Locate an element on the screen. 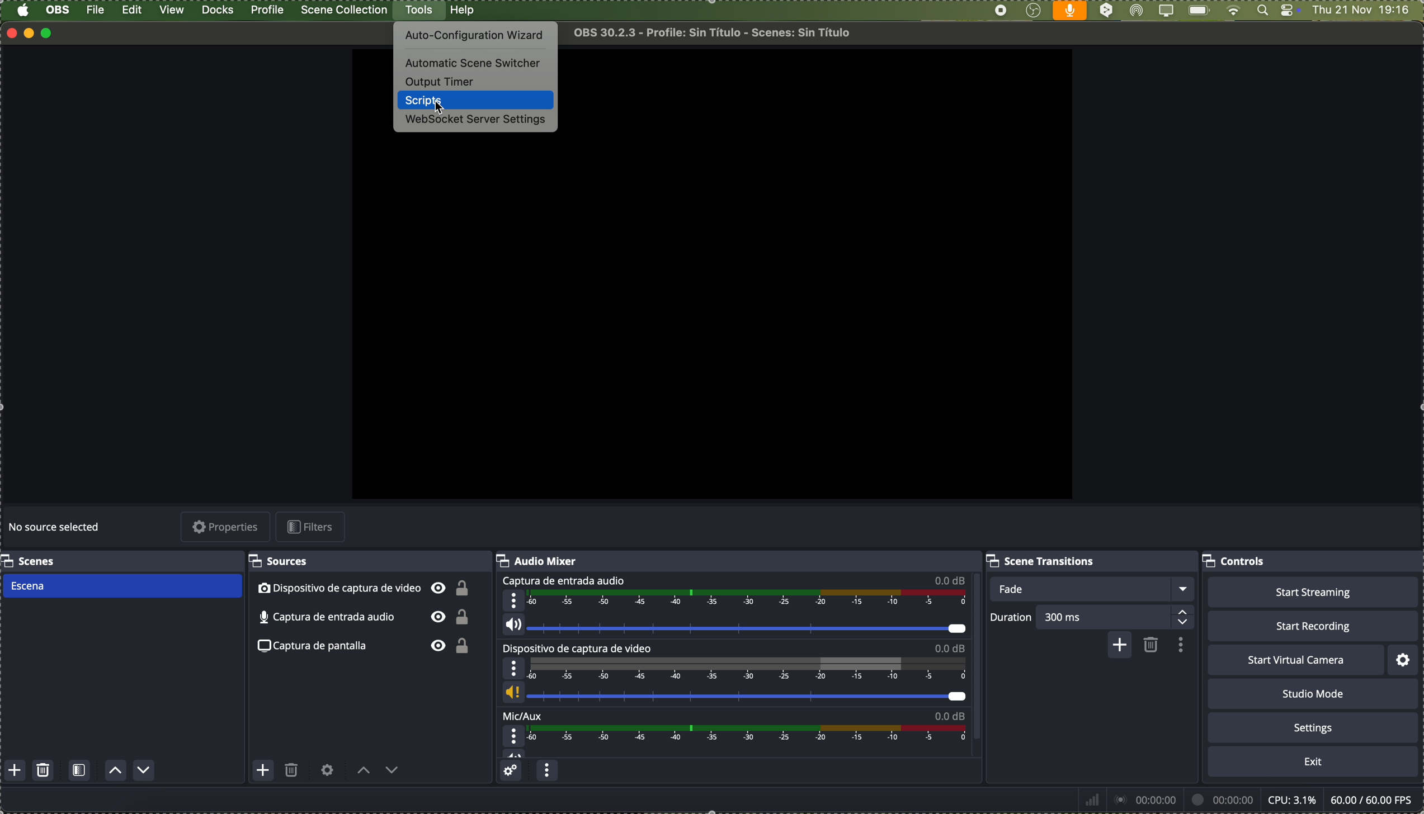 The height and width of the screenshot is (814, 1424). stop recording is located at coordinates (1001, 11).